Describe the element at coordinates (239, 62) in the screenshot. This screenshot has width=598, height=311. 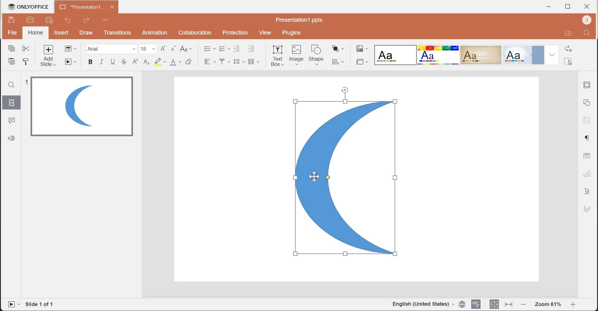
I see `Line spacing` at that location.